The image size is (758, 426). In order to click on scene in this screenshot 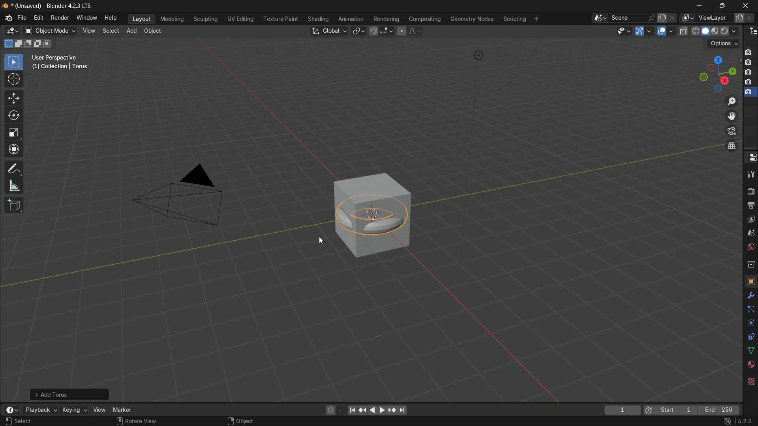, I will do `click(627, 18)`.